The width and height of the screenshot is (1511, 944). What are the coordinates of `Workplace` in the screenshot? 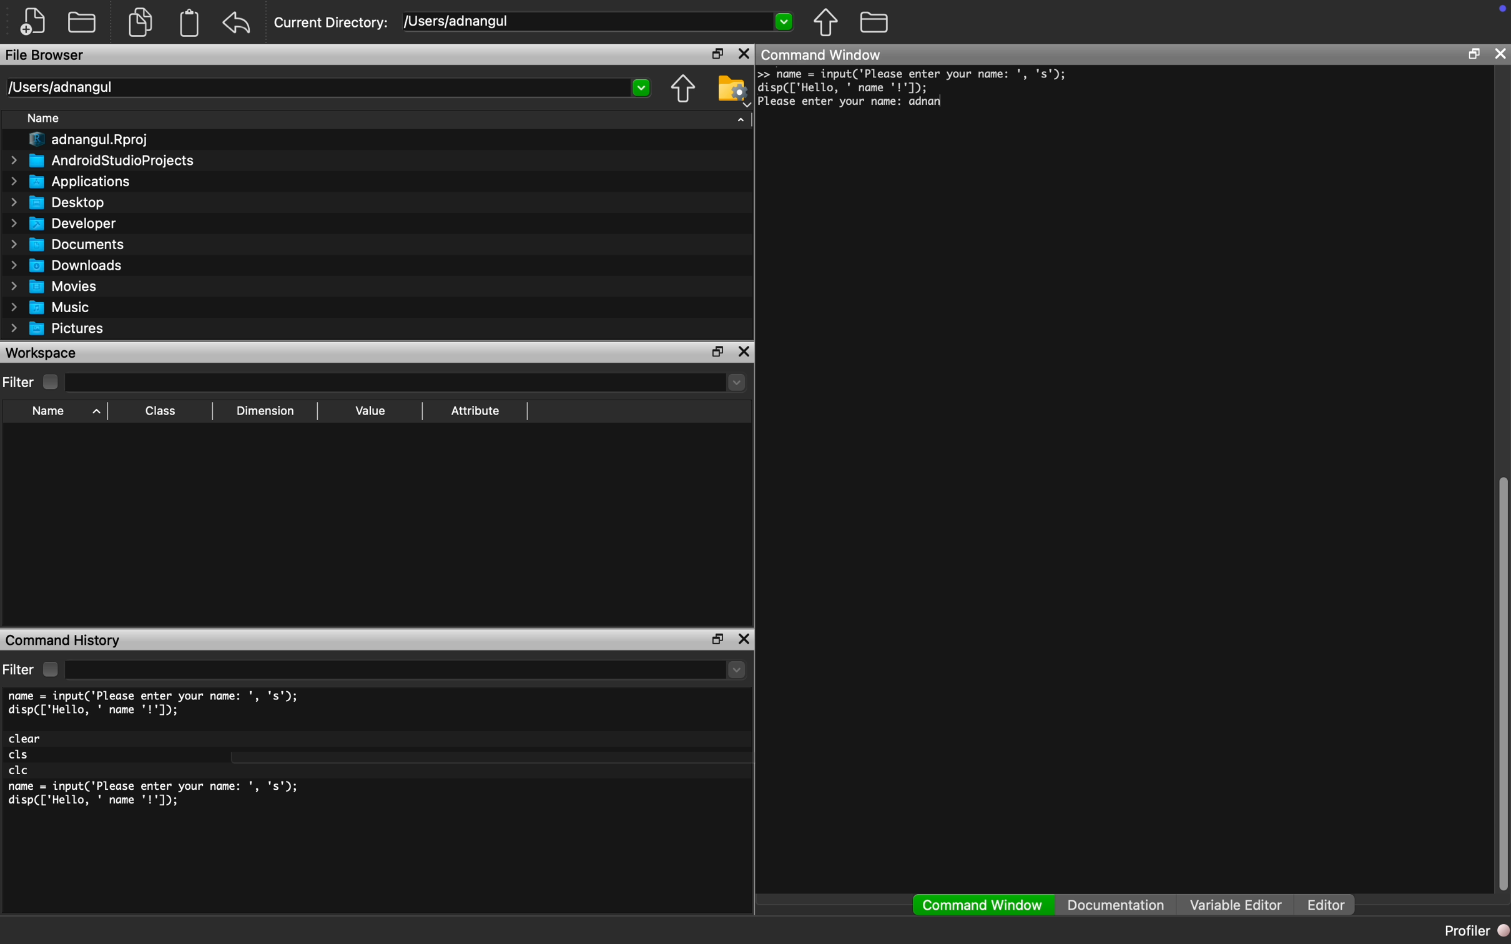 It's located at (43, 352).